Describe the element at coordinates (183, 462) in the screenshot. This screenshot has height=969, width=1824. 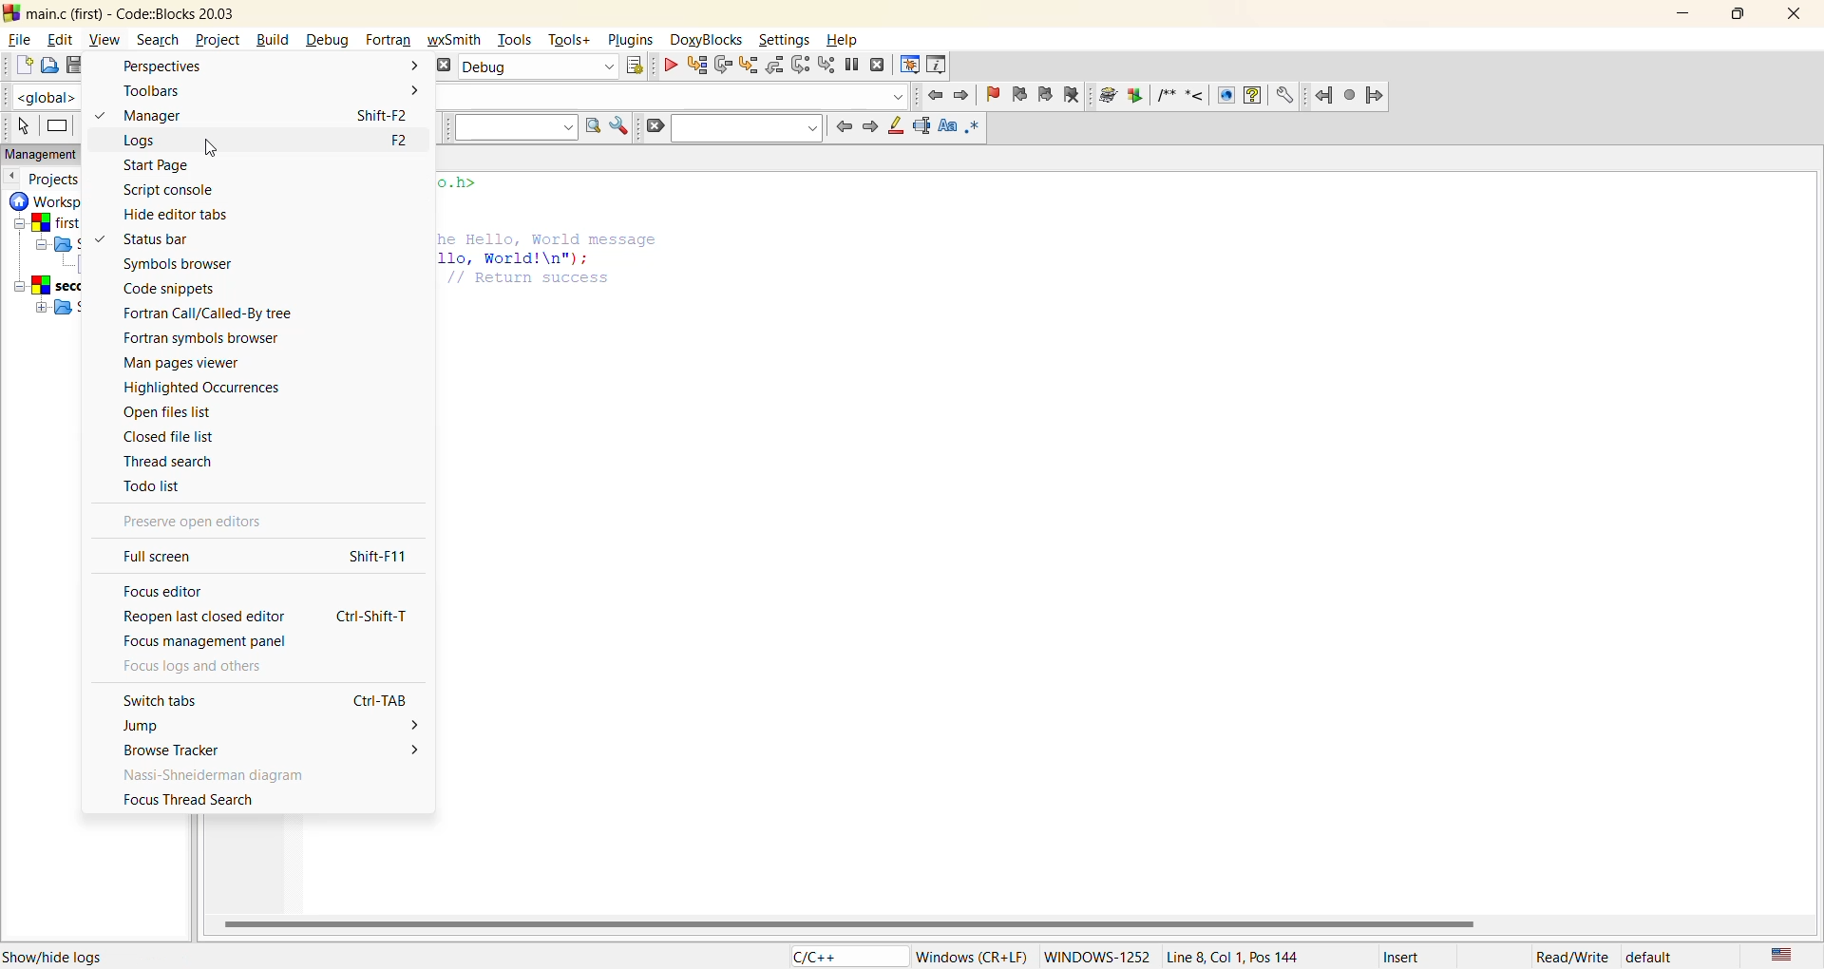
I see `thread search` at that location.